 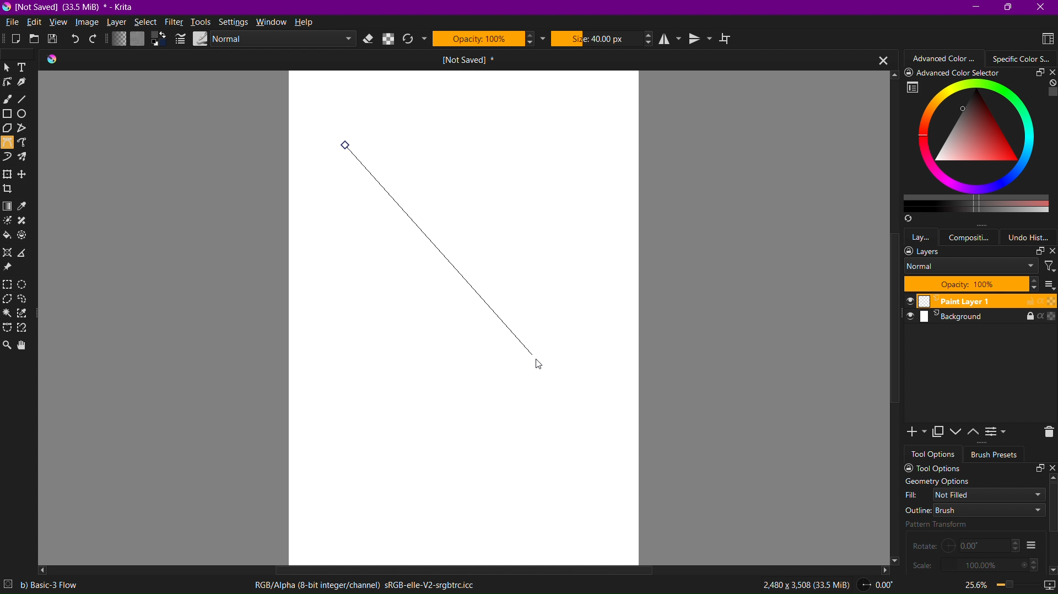 I want to click on Fill , so click(x=975, y=494).